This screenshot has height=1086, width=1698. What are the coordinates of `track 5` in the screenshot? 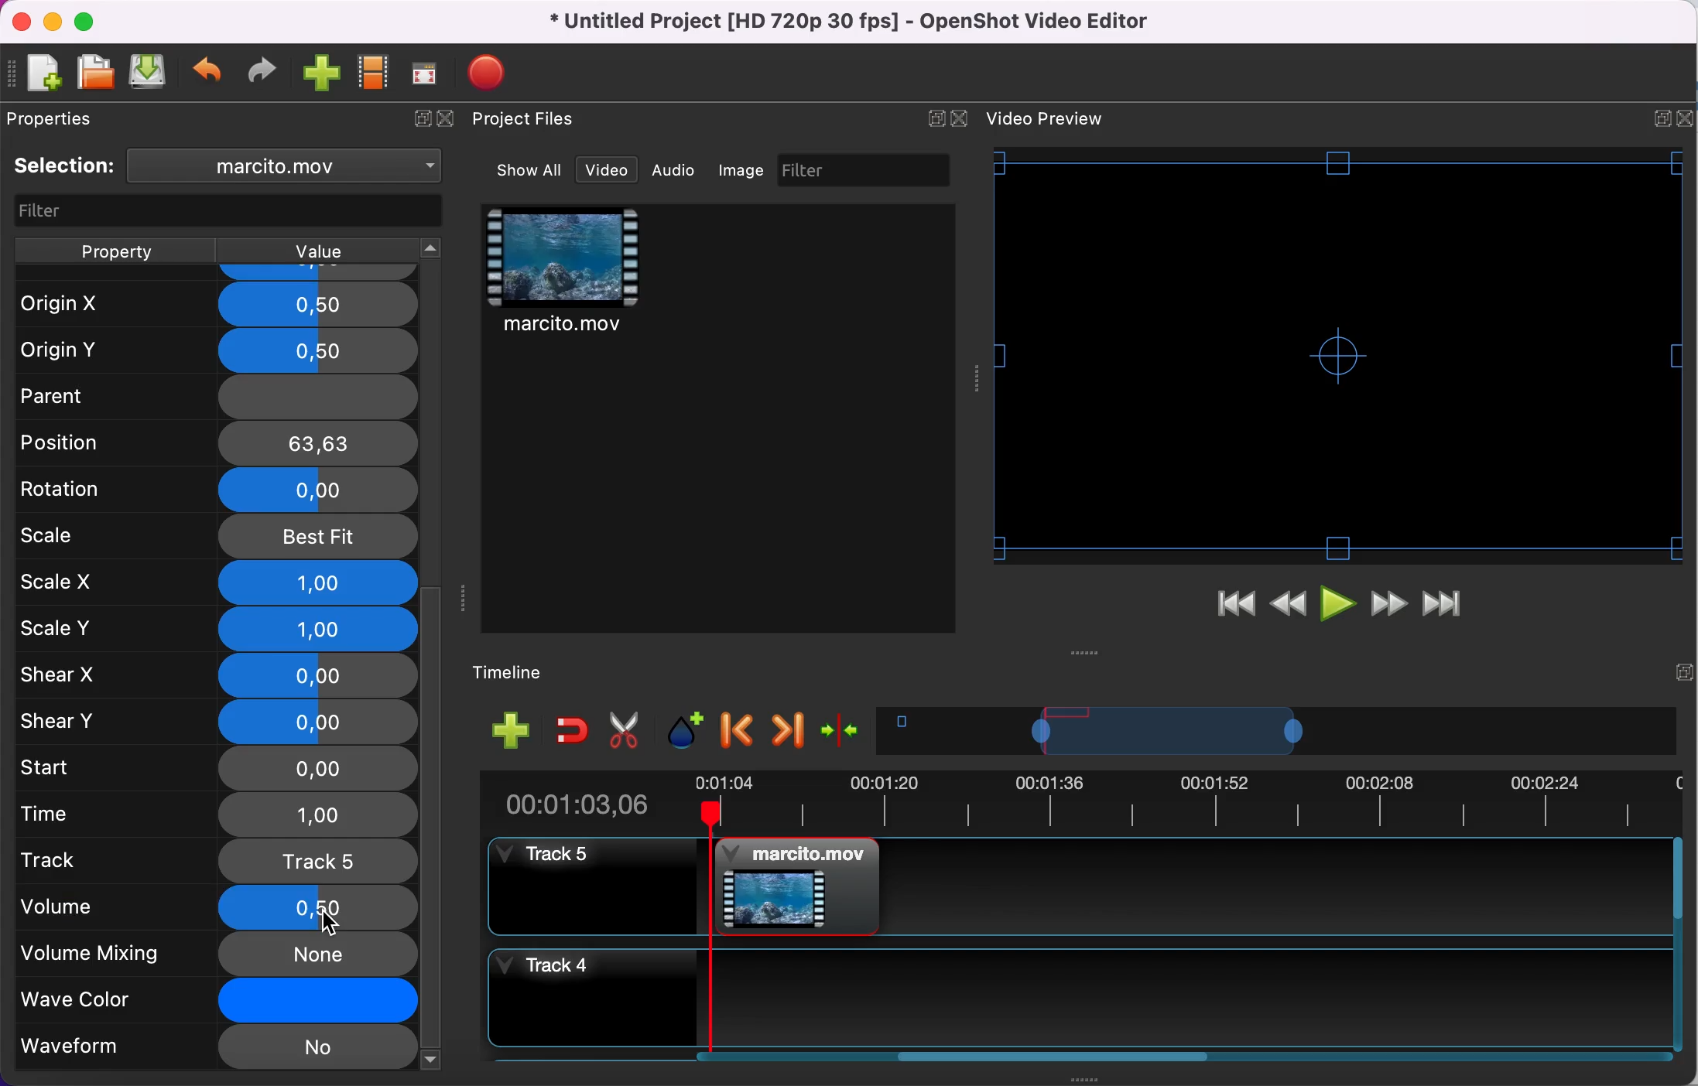 It's located at (1077, 886).